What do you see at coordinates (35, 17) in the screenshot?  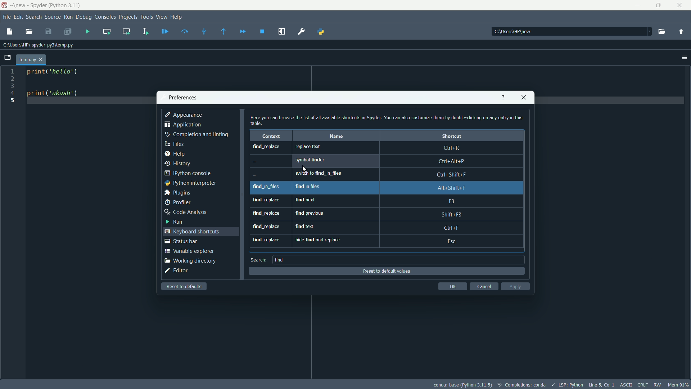 I see `search menu` at bounding box center [35, 17].